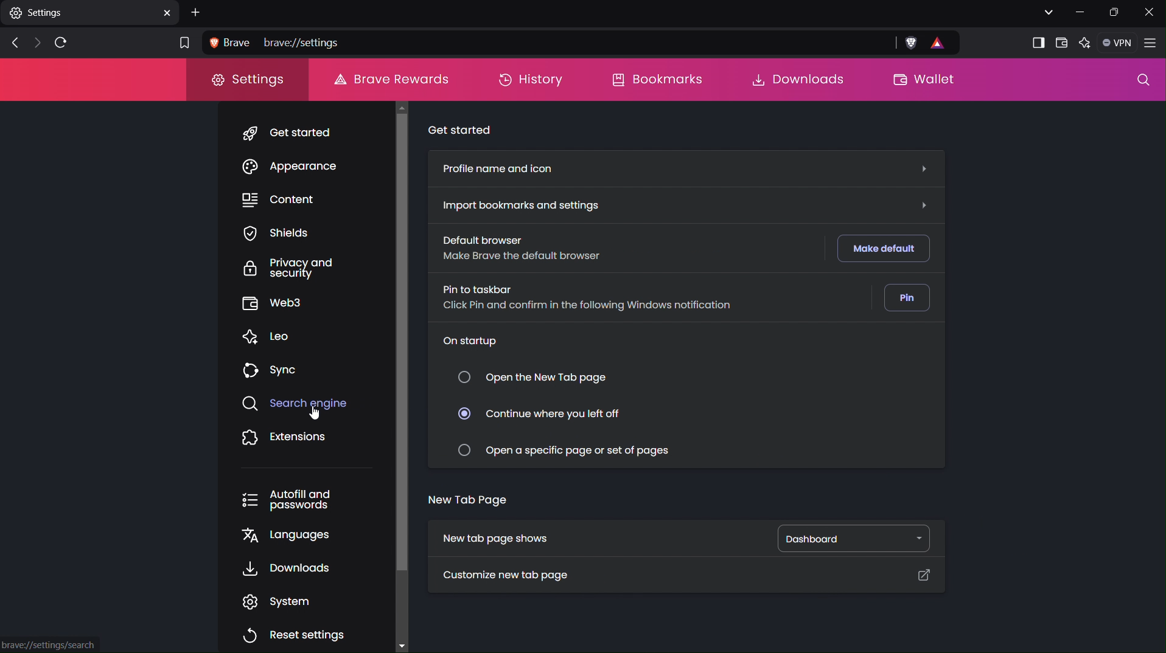  I want to click on brave://settings/search, so click(50, 645).